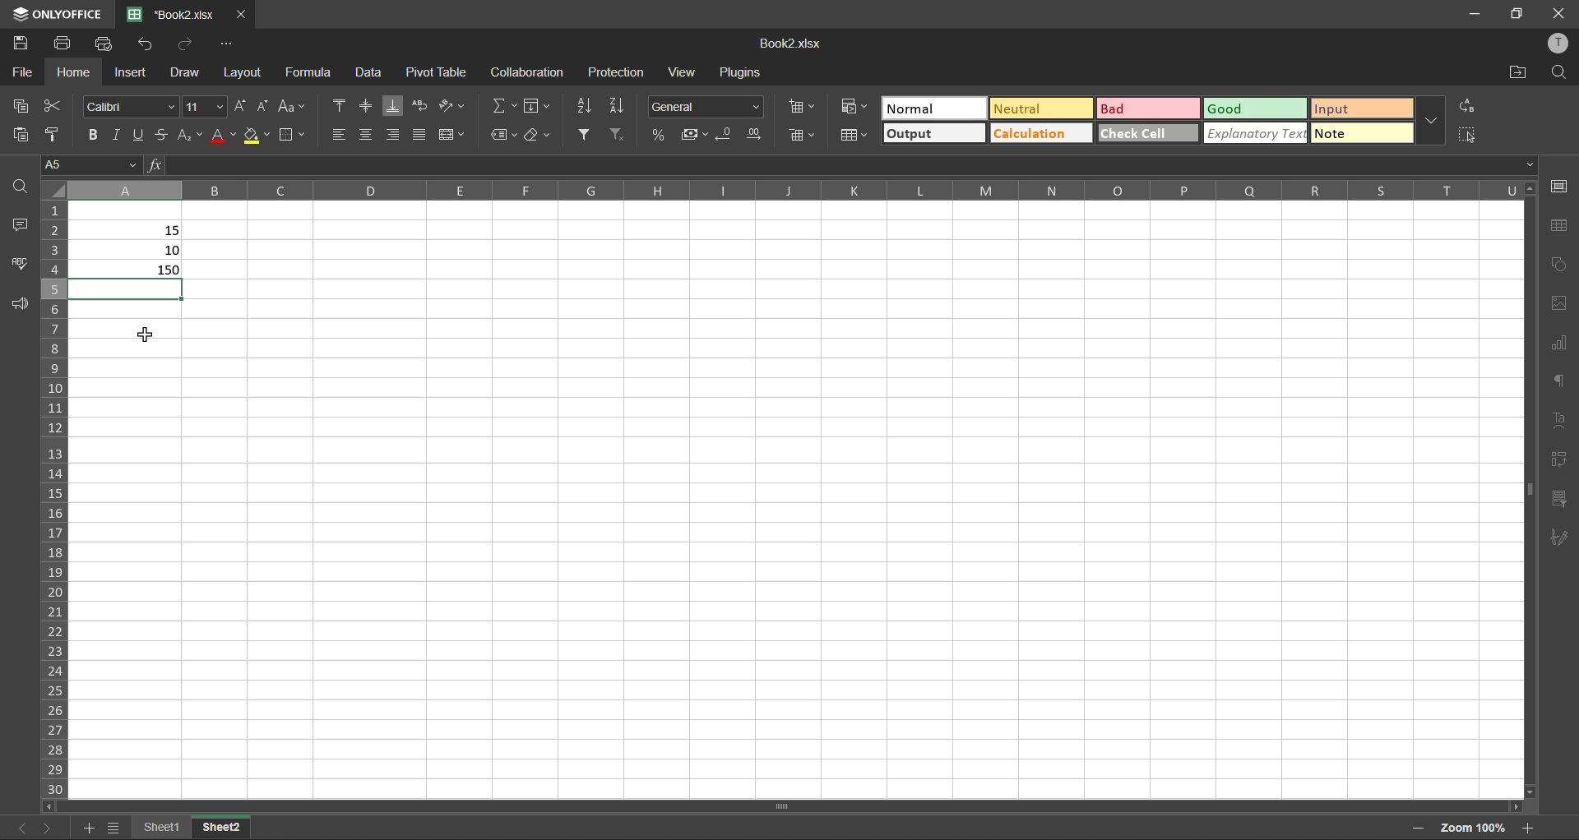 This screenshot has width=1579, height=840. What do you see at coordinates (798, 189) in the screenshot?
I see `column names in alphabets` at bounding box center [798, 189].